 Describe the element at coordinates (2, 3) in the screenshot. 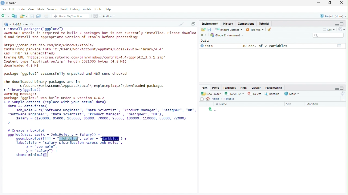

I see `Logo` at that location.